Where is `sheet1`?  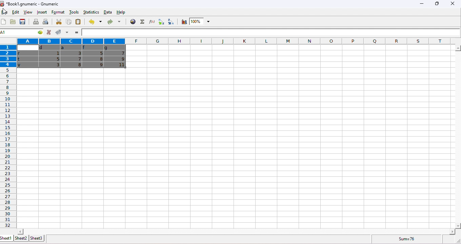 sheet1 is located at coordinates (6, 238).